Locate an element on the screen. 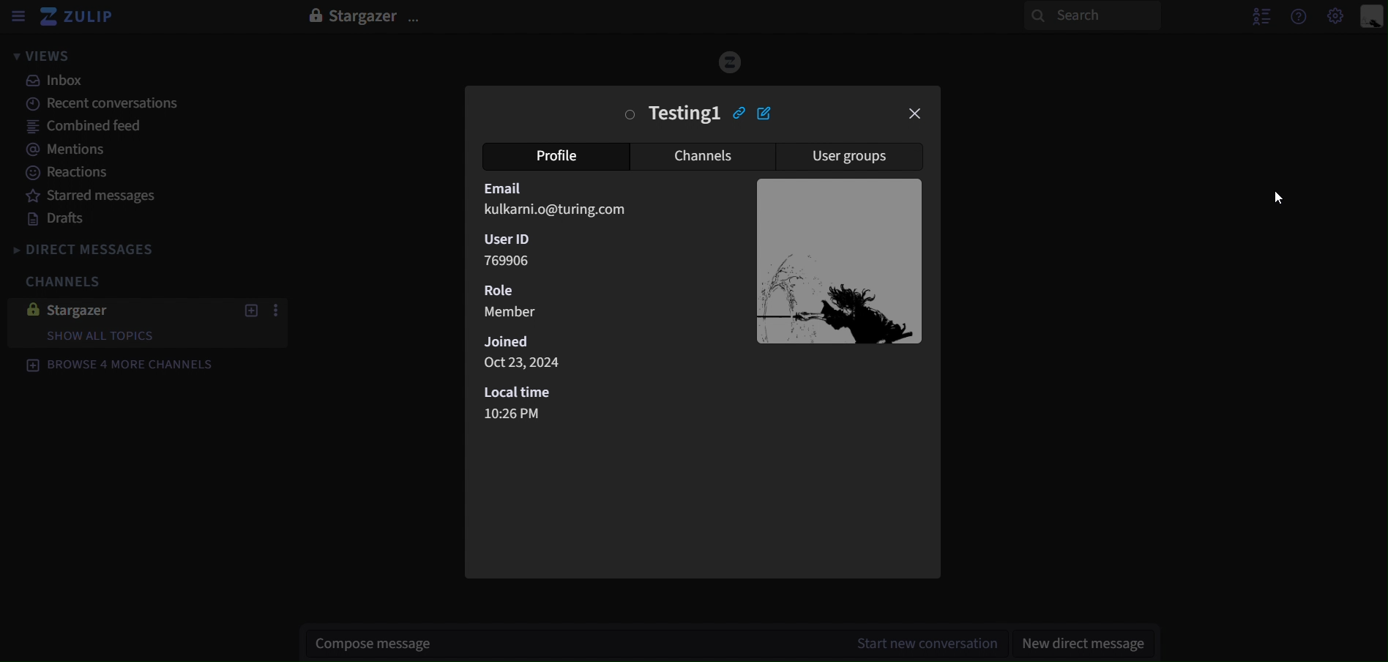 The image size is (1388, 662). main menu is located at coordinates (1336, 17).